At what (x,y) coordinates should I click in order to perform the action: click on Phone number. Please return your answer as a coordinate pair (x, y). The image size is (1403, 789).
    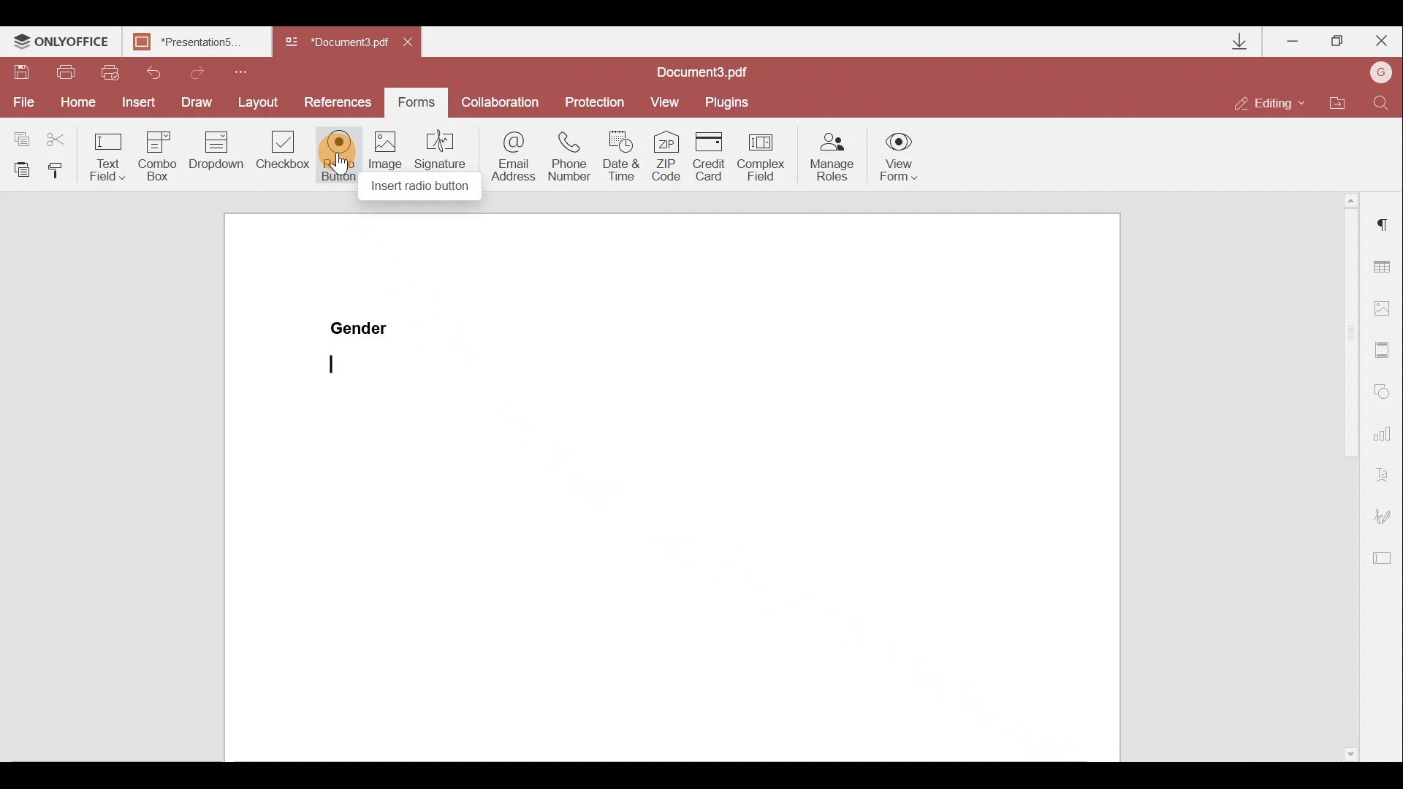
    Looking at the image, I should click on (575, 155).